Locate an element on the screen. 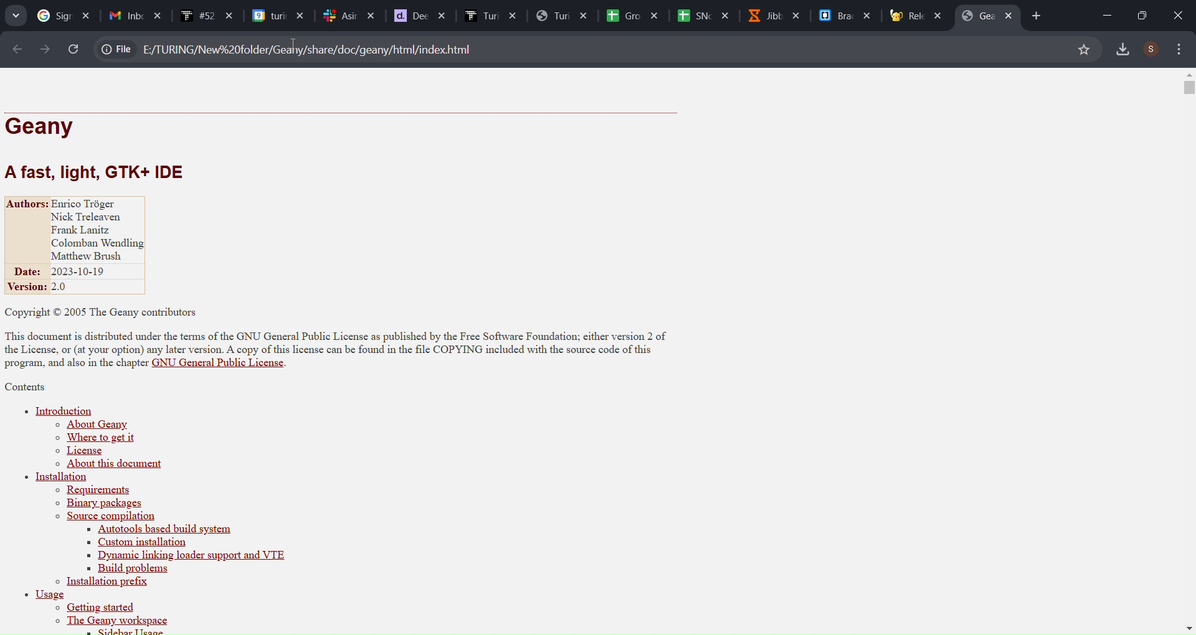 Image resolution: width=1196 pixels, height=635 pixels. usage is located at coordinates (42, 596).